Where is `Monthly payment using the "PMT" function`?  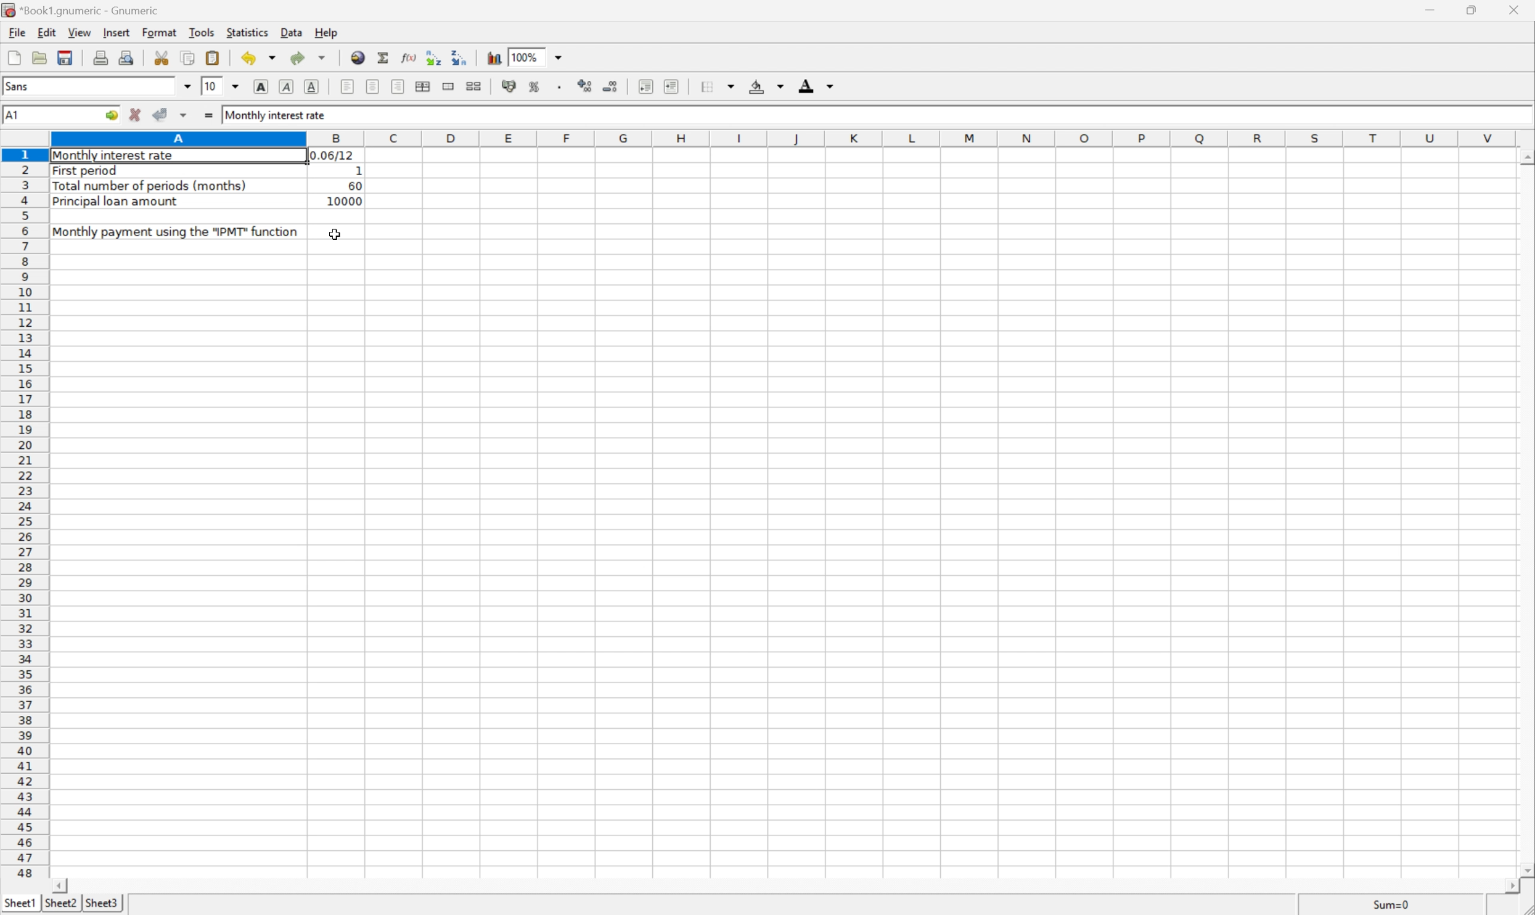
Monthly payment using the "PMT" function is located at coordinates (176, 231).